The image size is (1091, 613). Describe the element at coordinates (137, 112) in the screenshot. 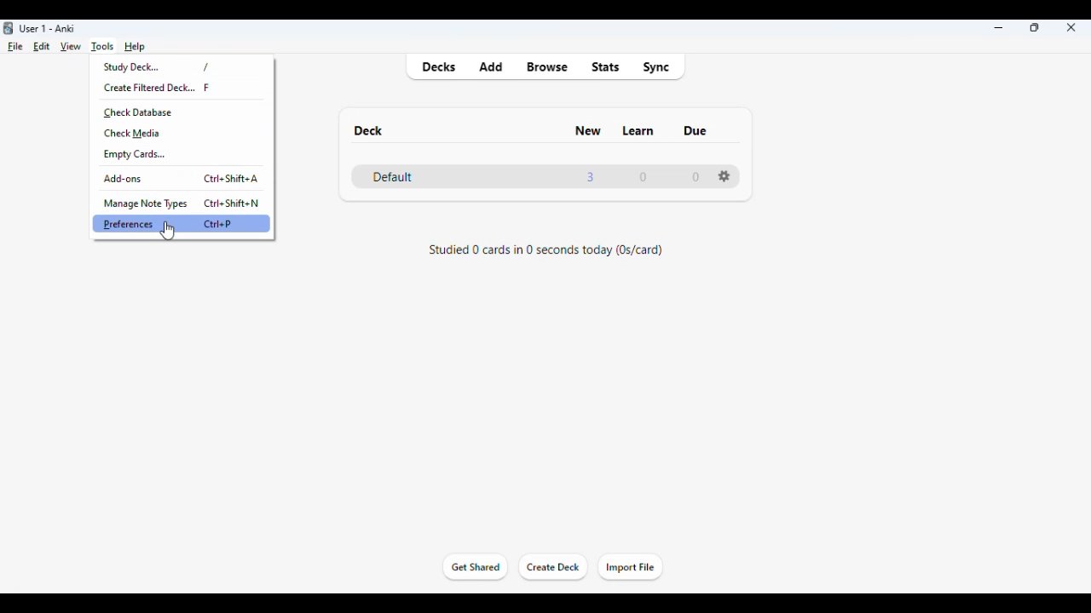

I see `check database` at that location.